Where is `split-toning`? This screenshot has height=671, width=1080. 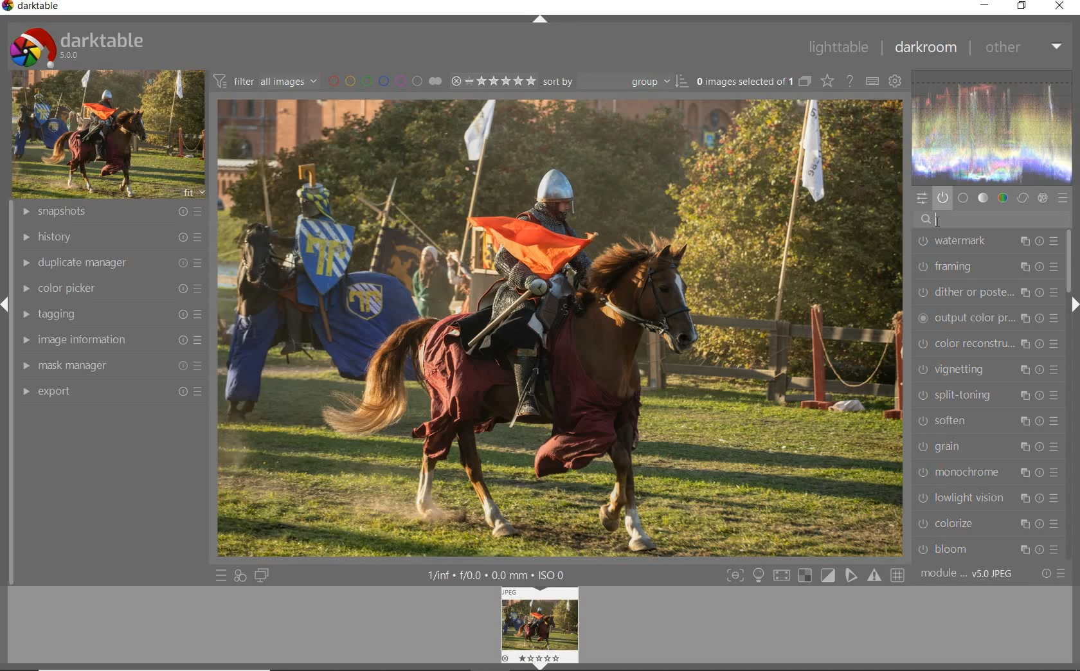 split-toning is located at coordinates (988, 397).